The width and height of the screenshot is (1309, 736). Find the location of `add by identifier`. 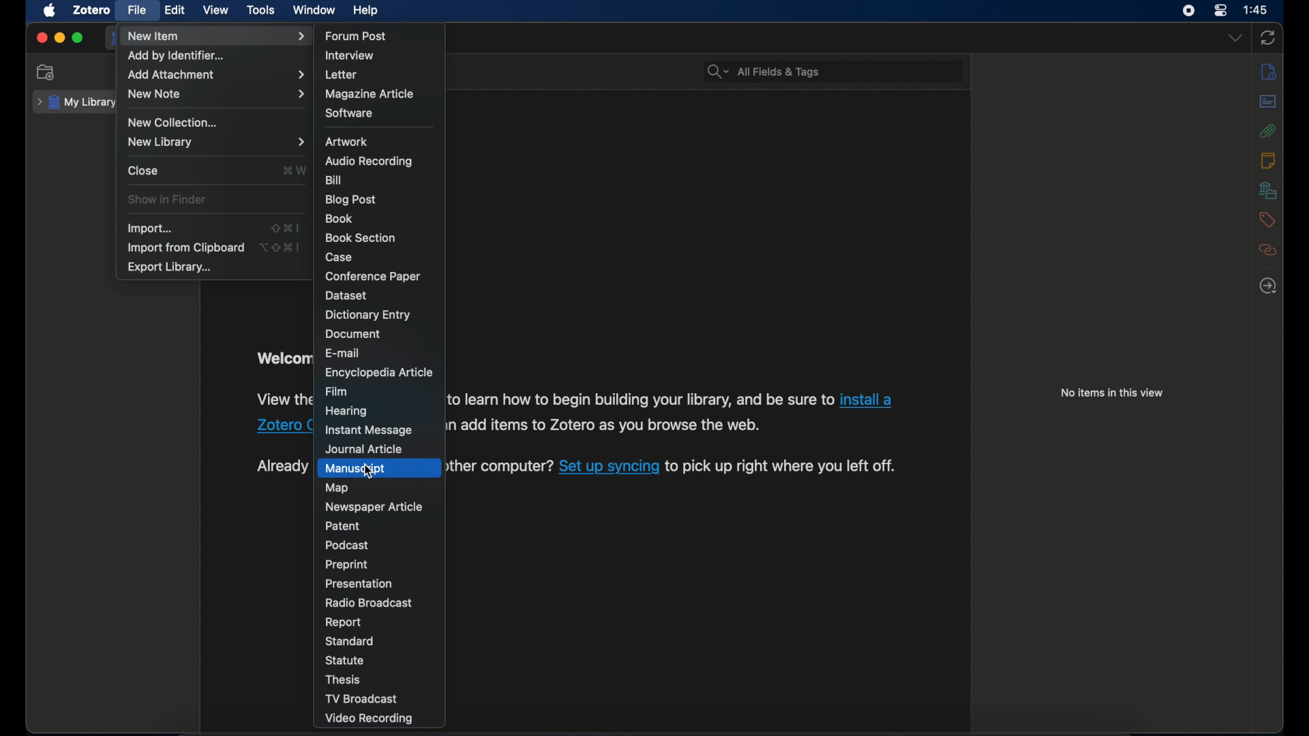

add by identifier is located at coordinates (177, 56).